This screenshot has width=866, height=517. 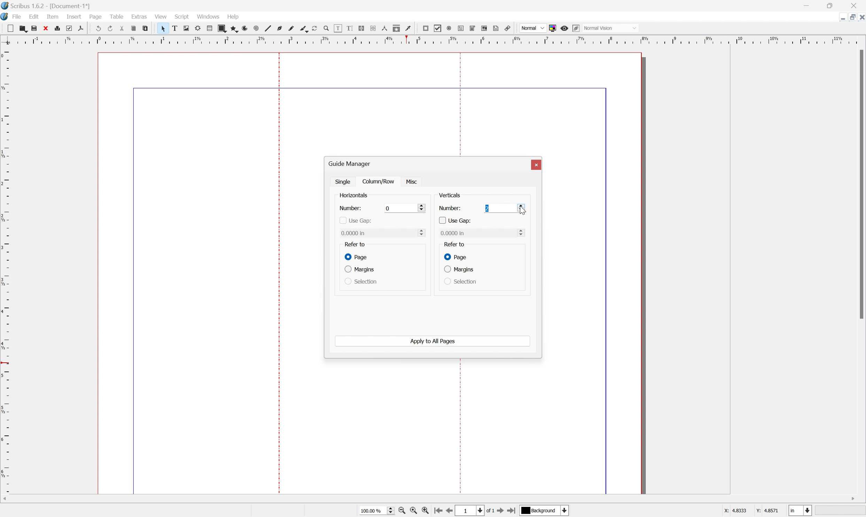 I want to click on go to first page, so click(x=438, y=511).